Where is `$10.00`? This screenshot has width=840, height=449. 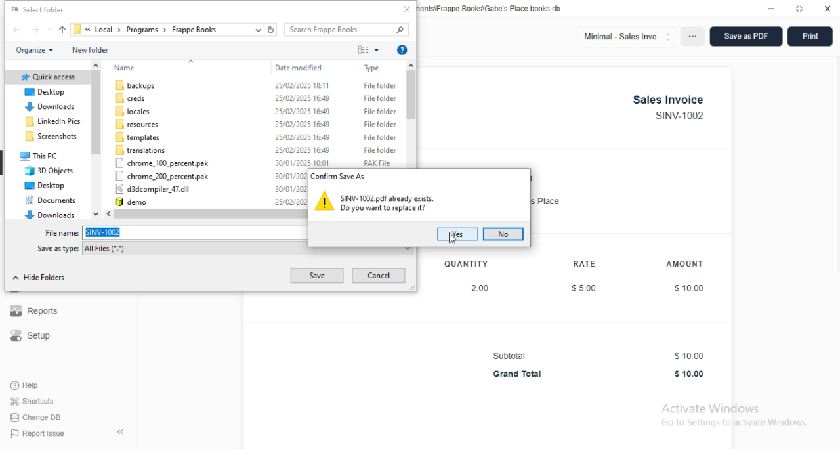 $10.00 is located at coordinates (690, 356).